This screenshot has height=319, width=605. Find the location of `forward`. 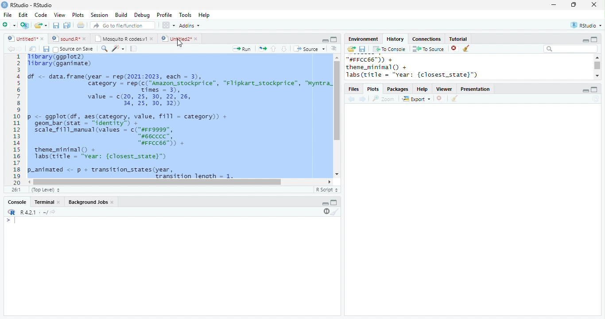

forward is located at coordinates (363, 99).